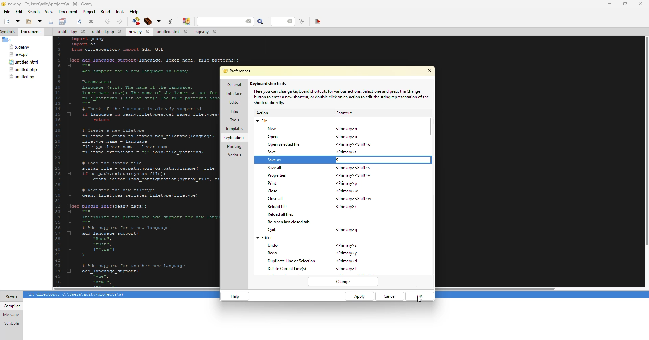 The image size is (649, 340). What do you see at coordinates (105, 11) in the screenshot?
I see `build` at bounding box center [105, 11].